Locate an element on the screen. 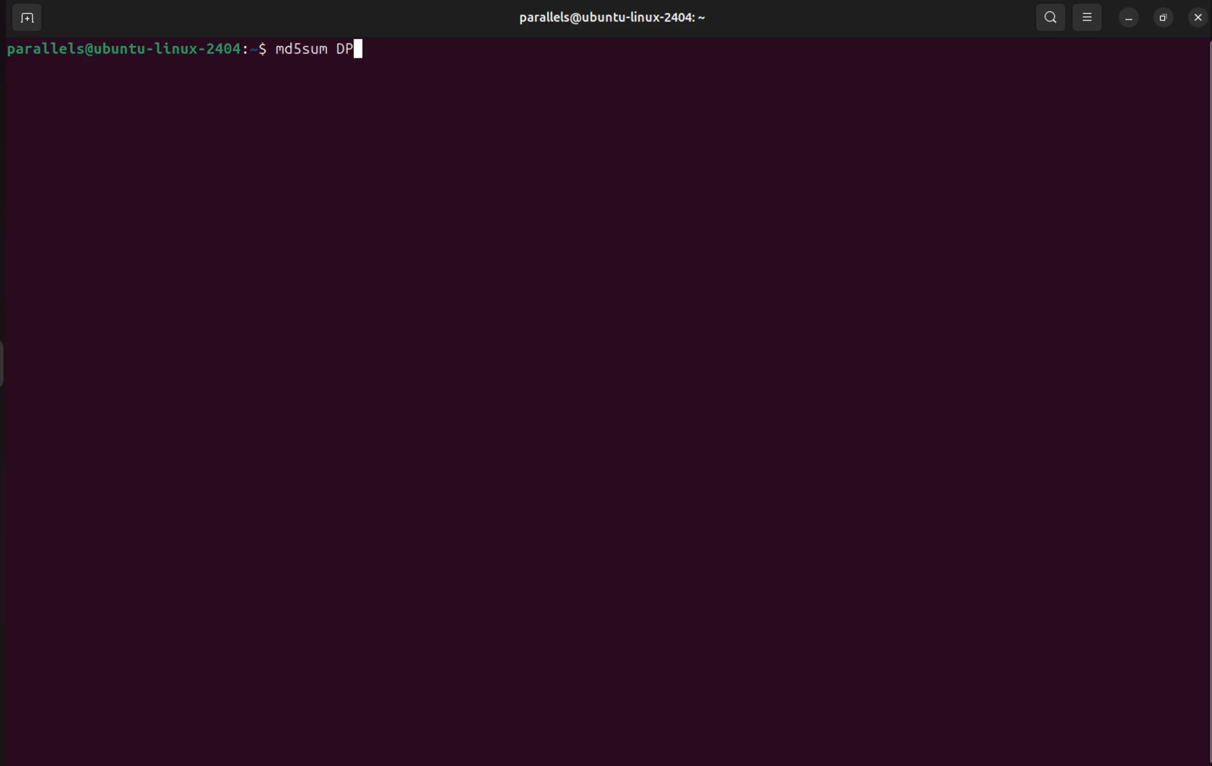 The height and width of the screenshot is (766, 1212). userprofile is located at coordinates (616, 19).